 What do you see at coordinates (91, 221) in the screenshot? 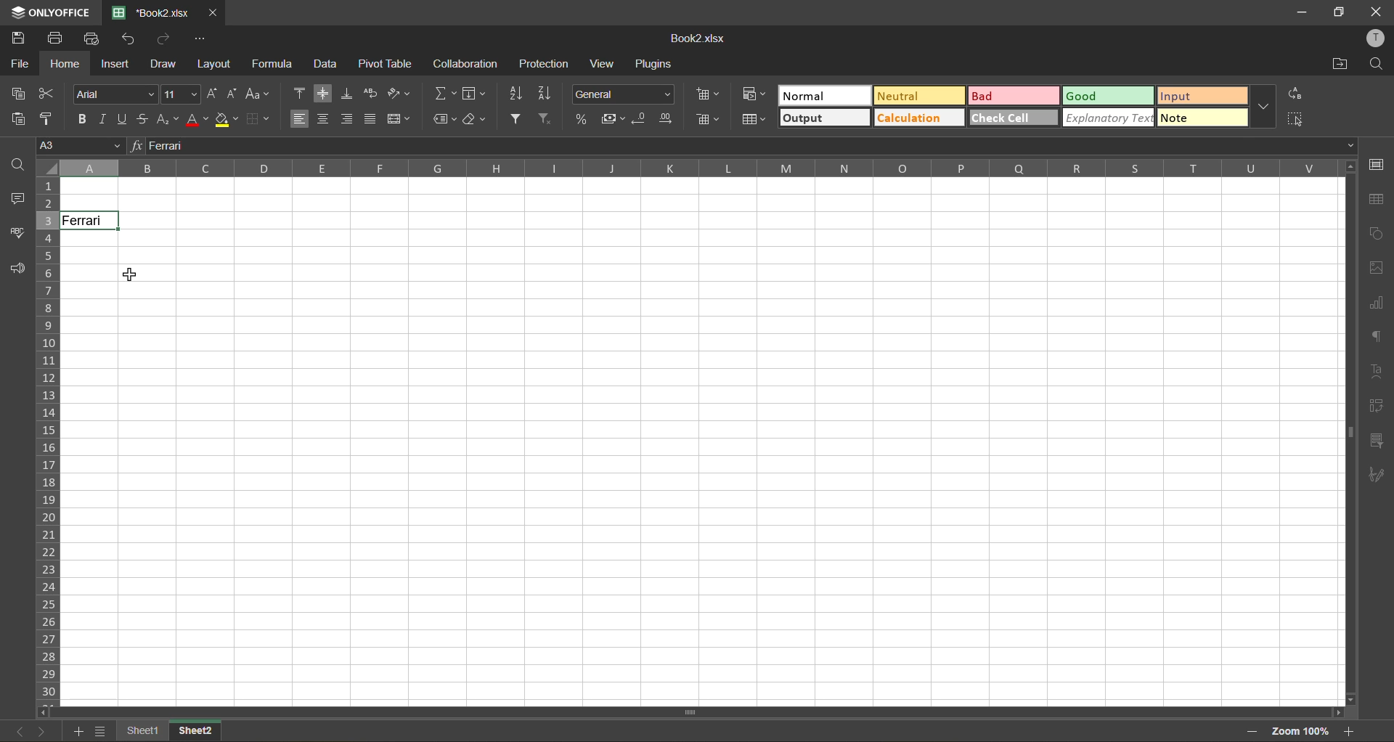
I see `Ferrari` at bounding box center [91, 221].